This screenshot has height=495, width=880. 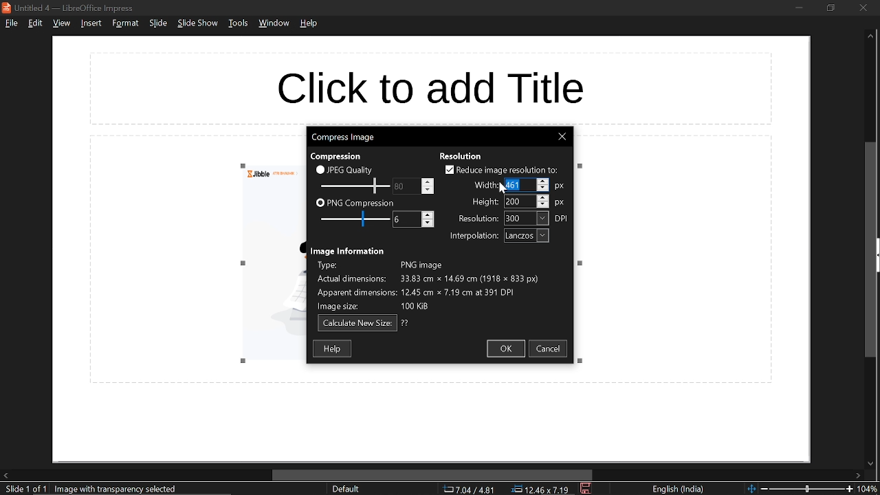 I want to click on file, so click(x=11, y=24).